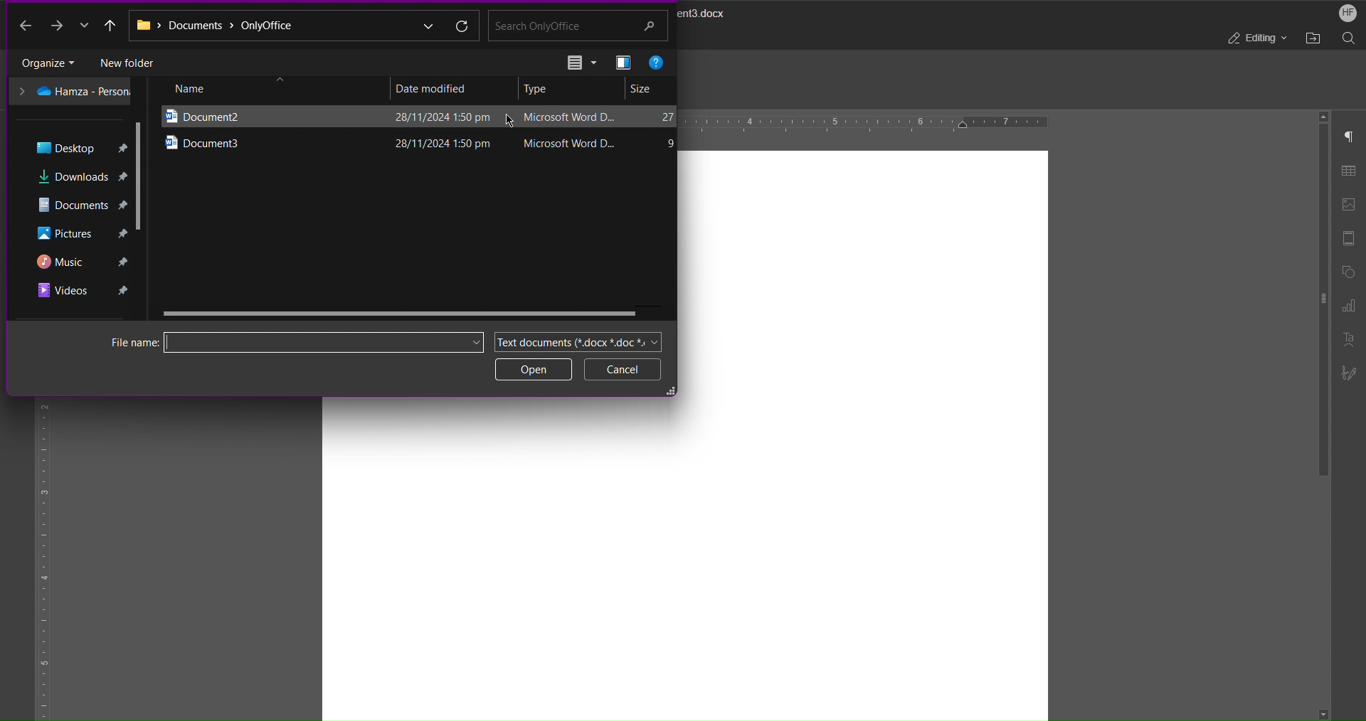 Image resolution: width=1366 pixels, height=721 pixels. What do you see at coordinates (78, 292) in the screenshot?
I see `Videos` at bounding box center [78, 292].